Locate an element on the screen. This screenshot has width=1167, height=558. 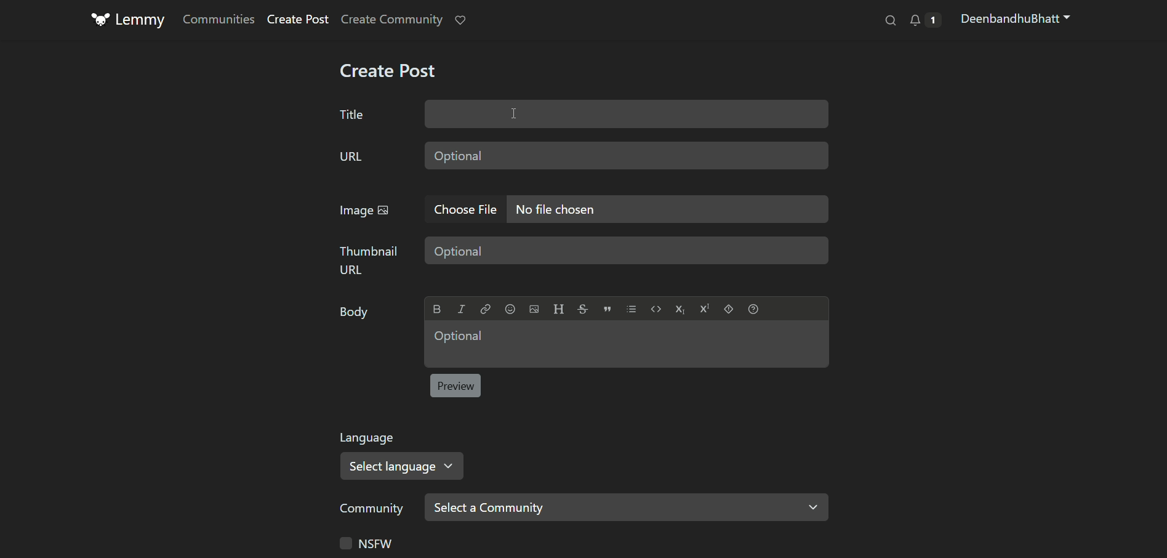
Cursor is located at coordinates (513, 113).